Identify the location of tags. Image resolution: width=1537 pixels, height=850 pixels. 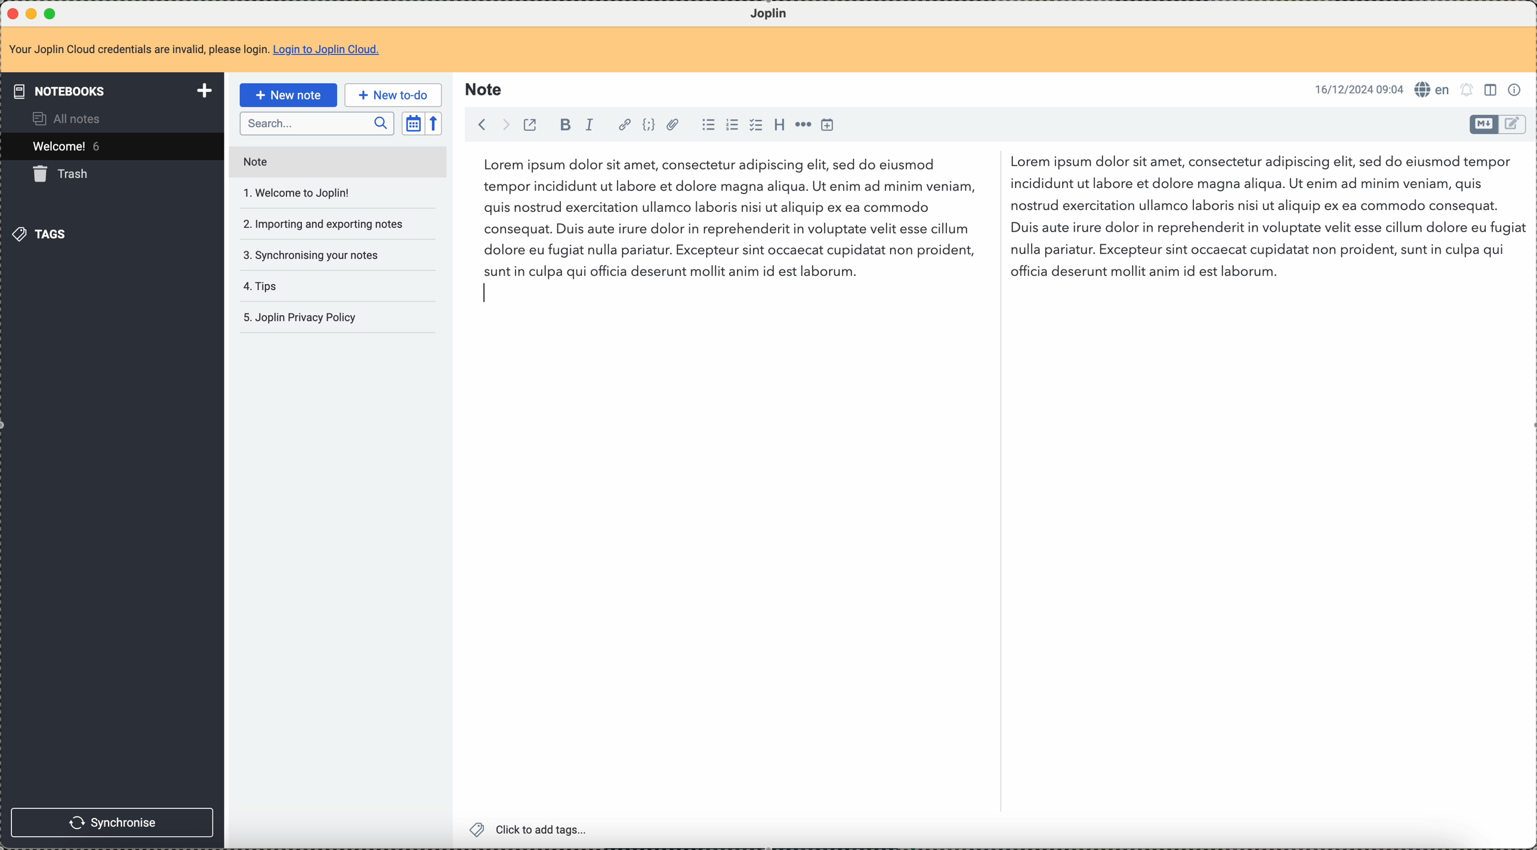
(42, 234).